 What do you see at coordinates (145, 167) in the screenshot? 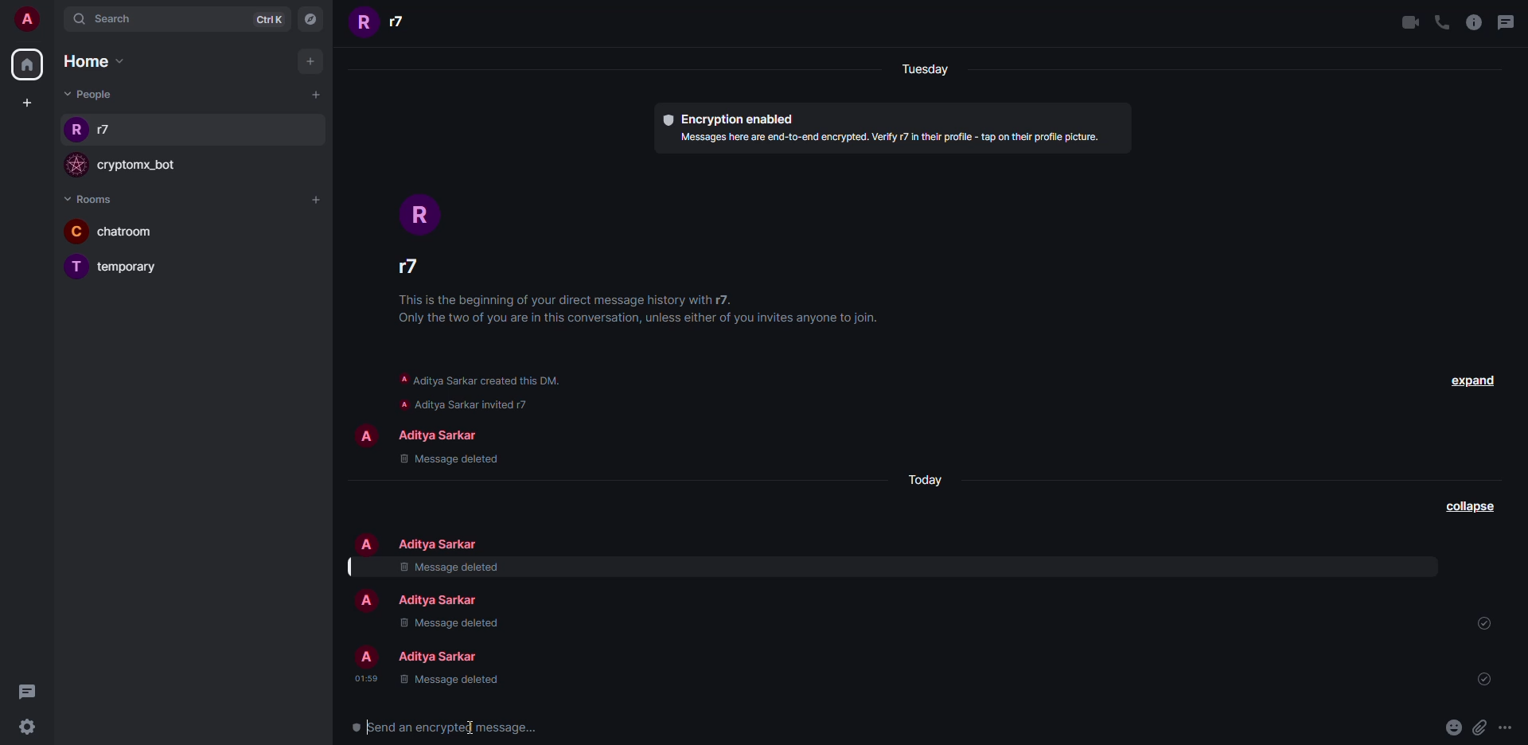
I see `bot` at bounding box center [145, 167].